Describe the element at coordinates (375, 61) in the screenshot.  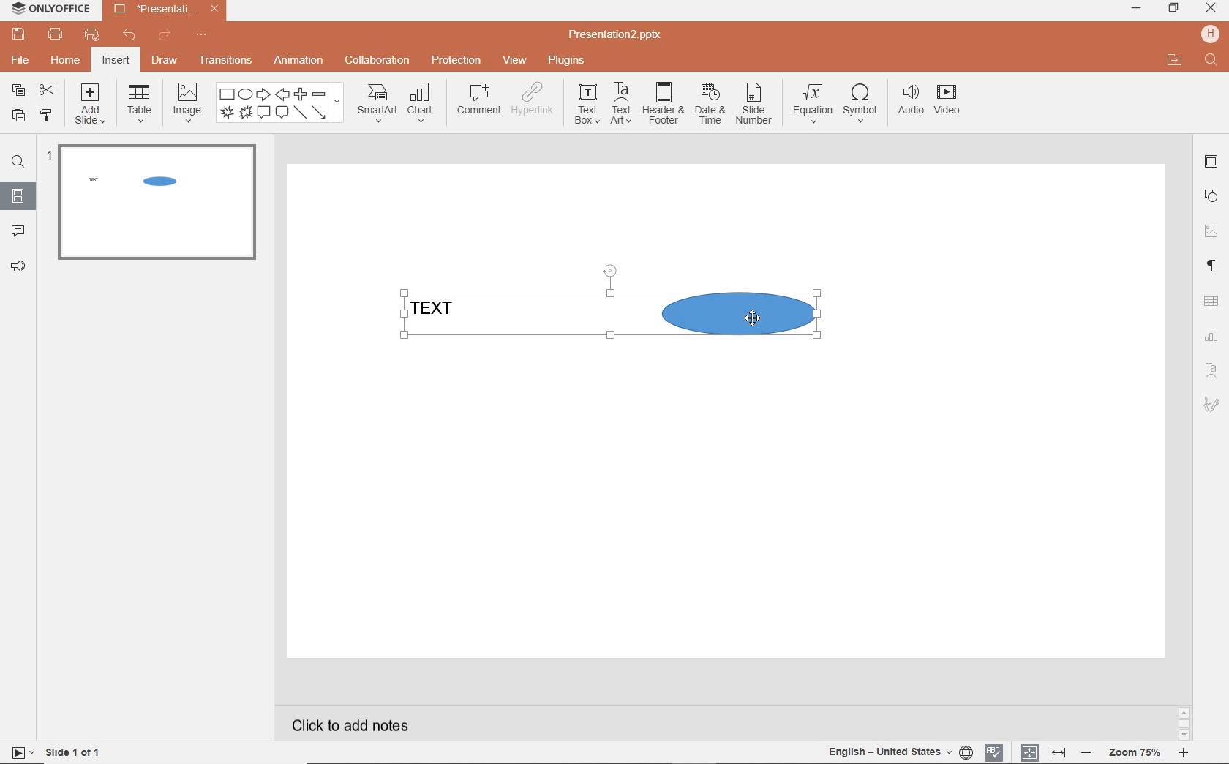
I see `collaboration` at that location.